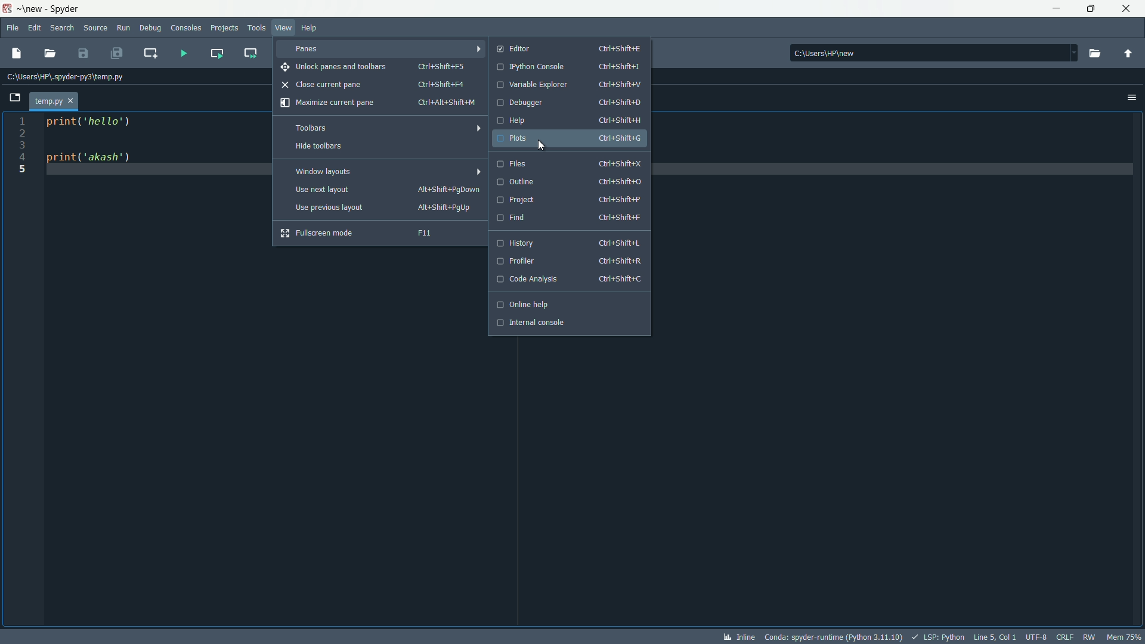  Describe the element at coordinates (1128, 8) in the screenshot. I see `close` at that location.